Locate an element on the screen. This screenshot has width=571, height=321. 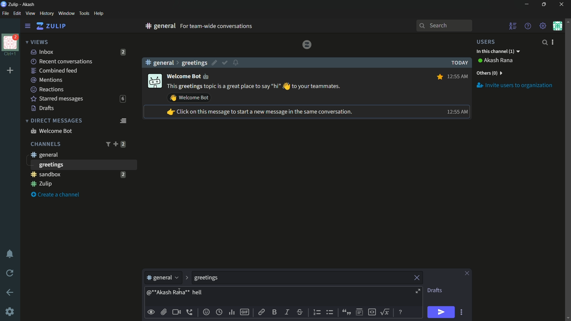
 is located at coordinates (151, 312).